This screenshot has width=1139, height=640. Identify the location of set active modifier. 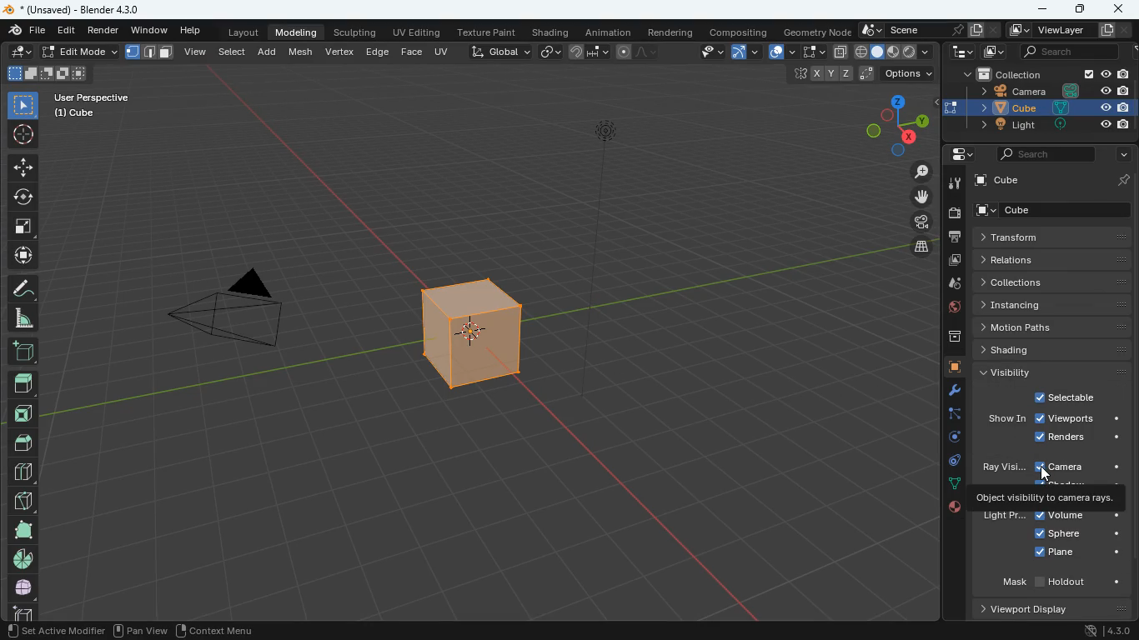
(53, 629).